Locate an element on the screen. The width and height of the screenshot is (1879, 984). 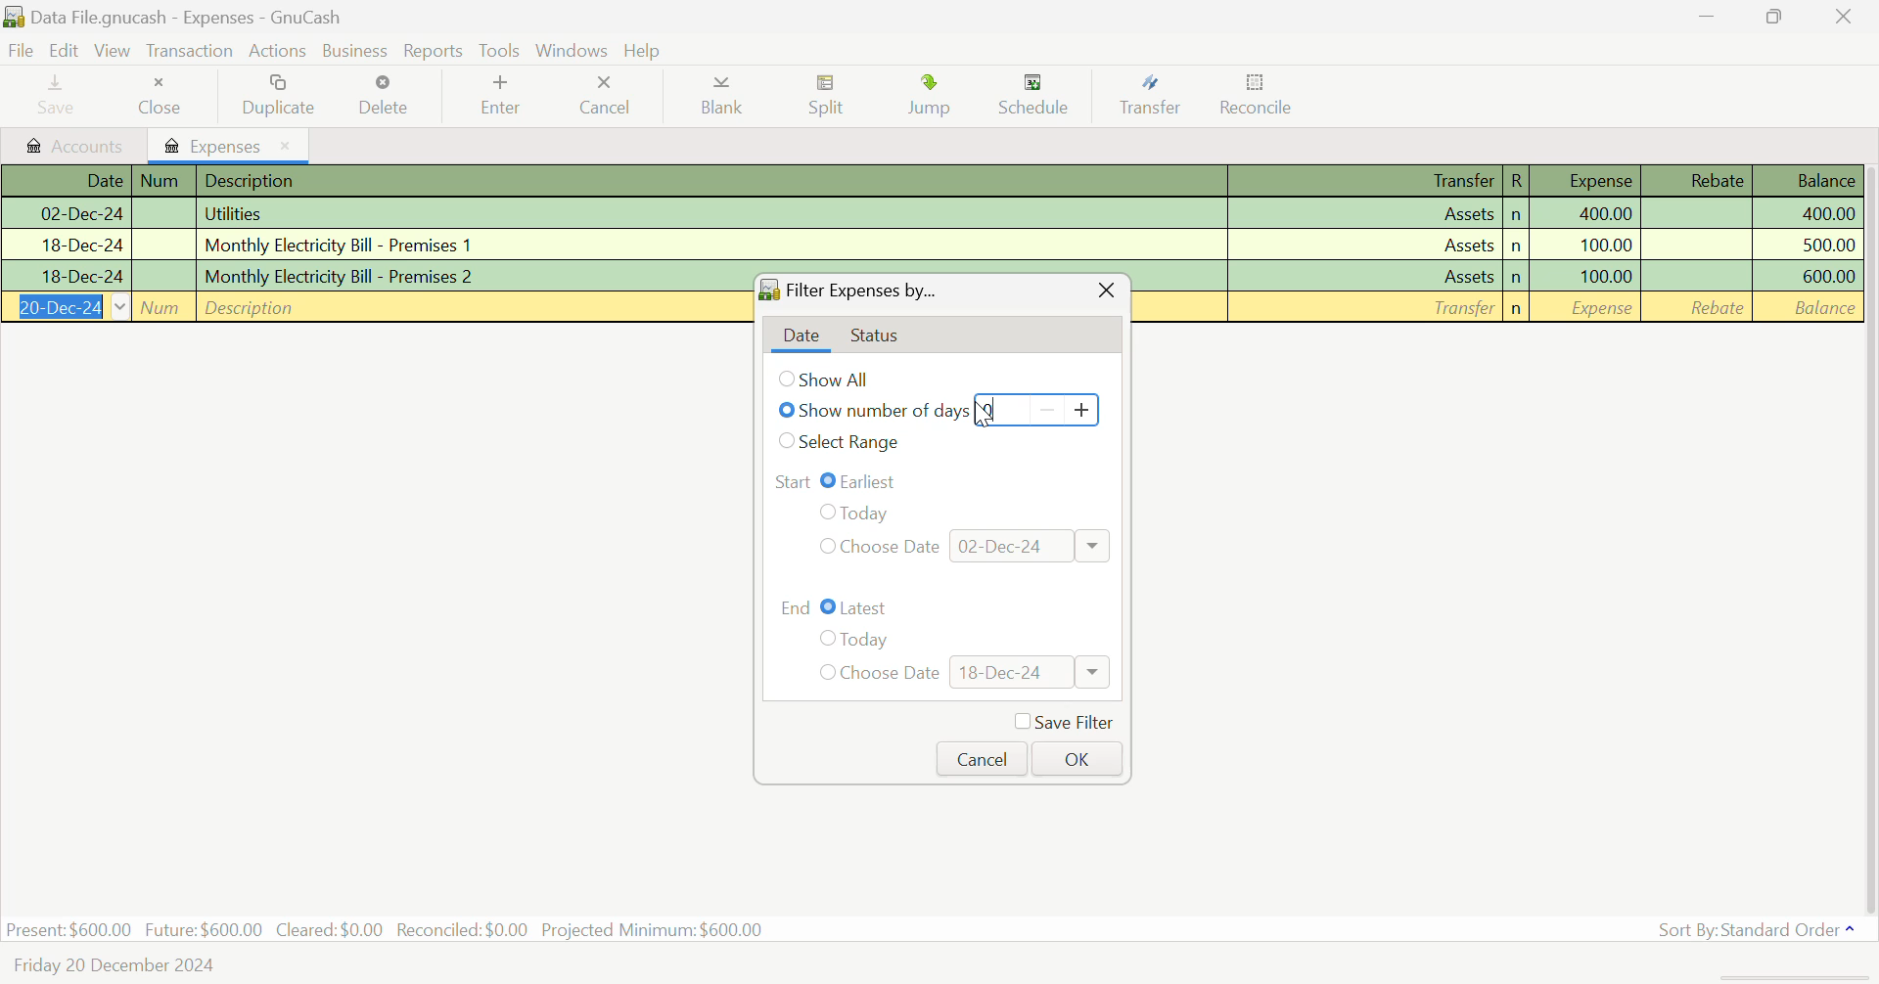
Duplicate is located at coordinates (278, 94).